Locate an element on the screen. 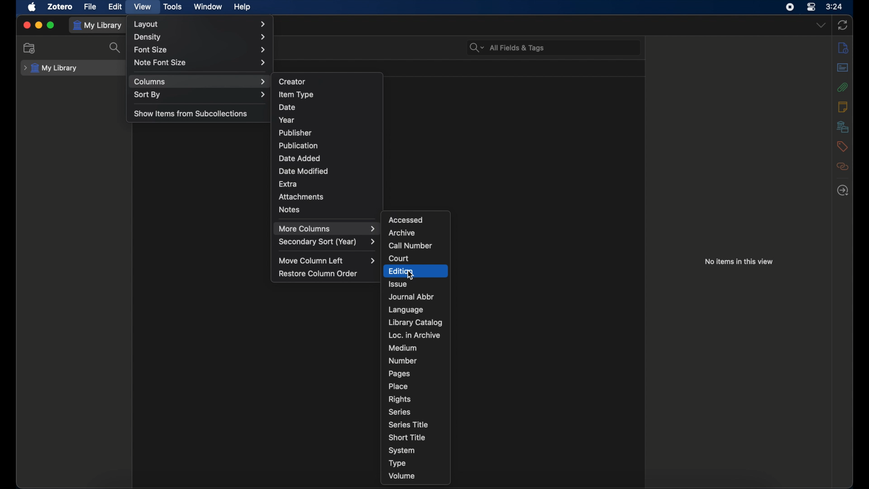 The width and height of the screenshot is (869, 489). language is located at coordinates (406, 310).